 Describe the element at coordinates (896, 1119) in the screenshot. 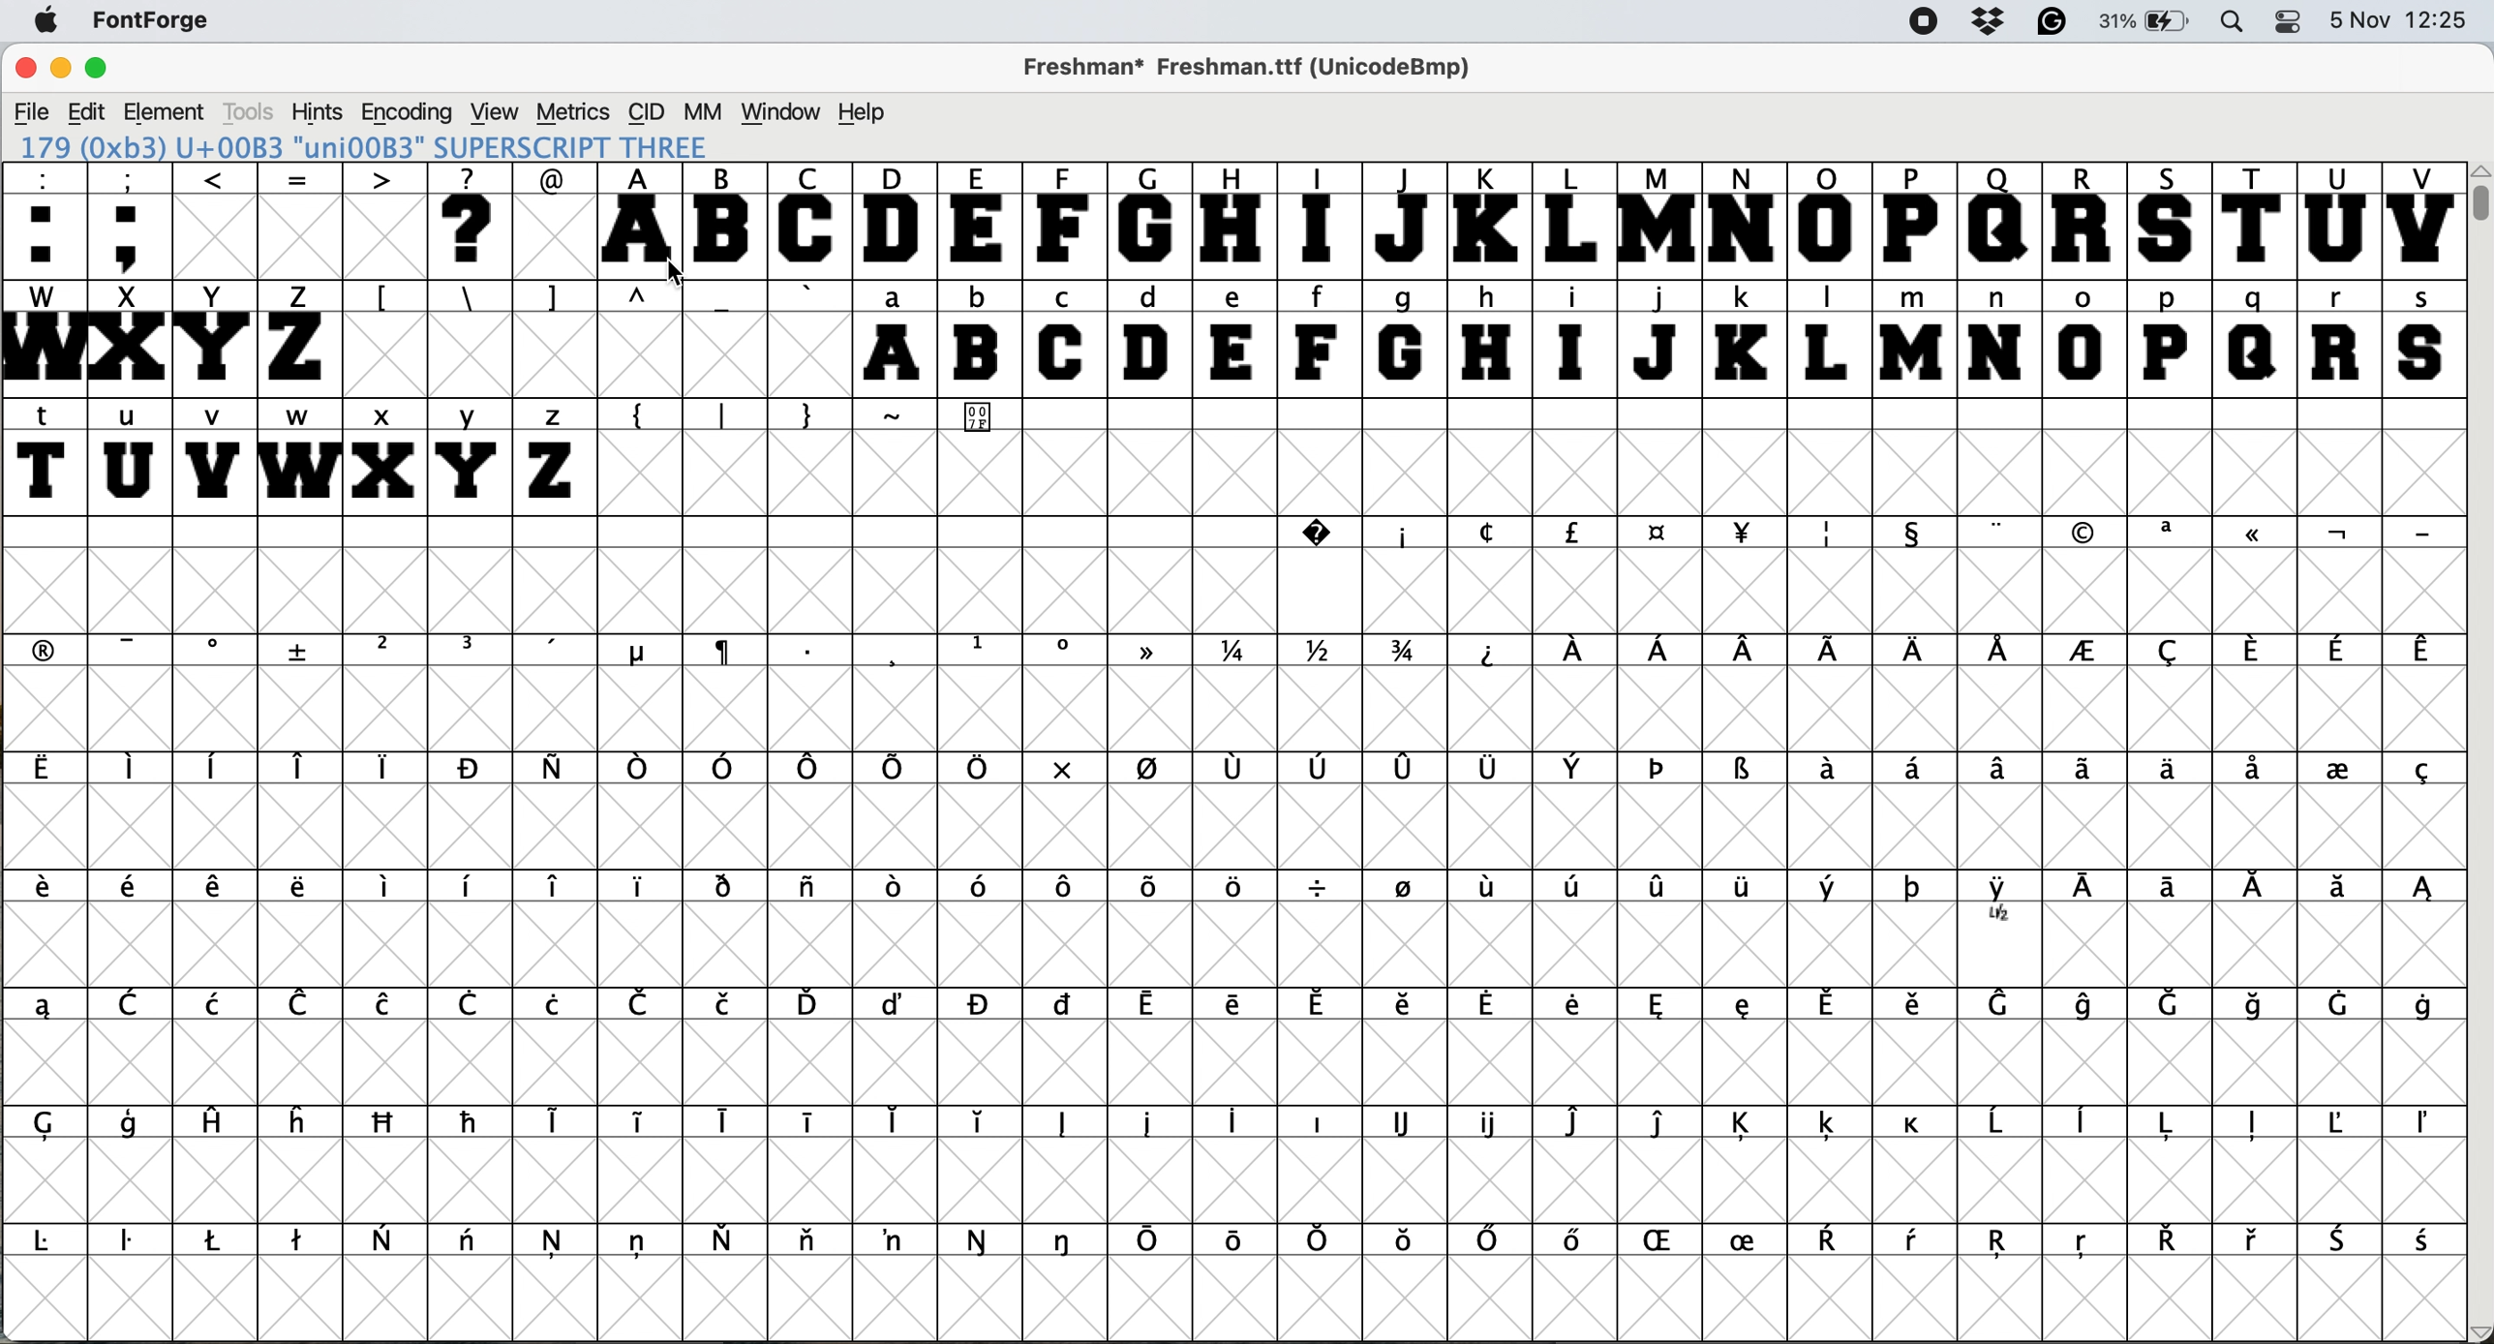

I see `symbol` at that location.